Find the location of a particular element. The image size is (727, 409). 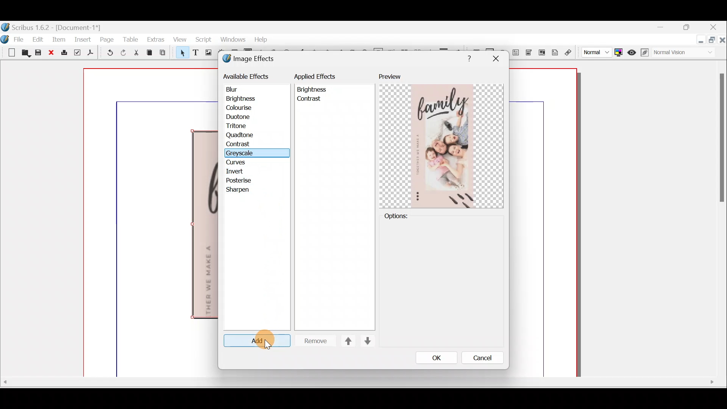

Close is located at coordinates (51, 54).